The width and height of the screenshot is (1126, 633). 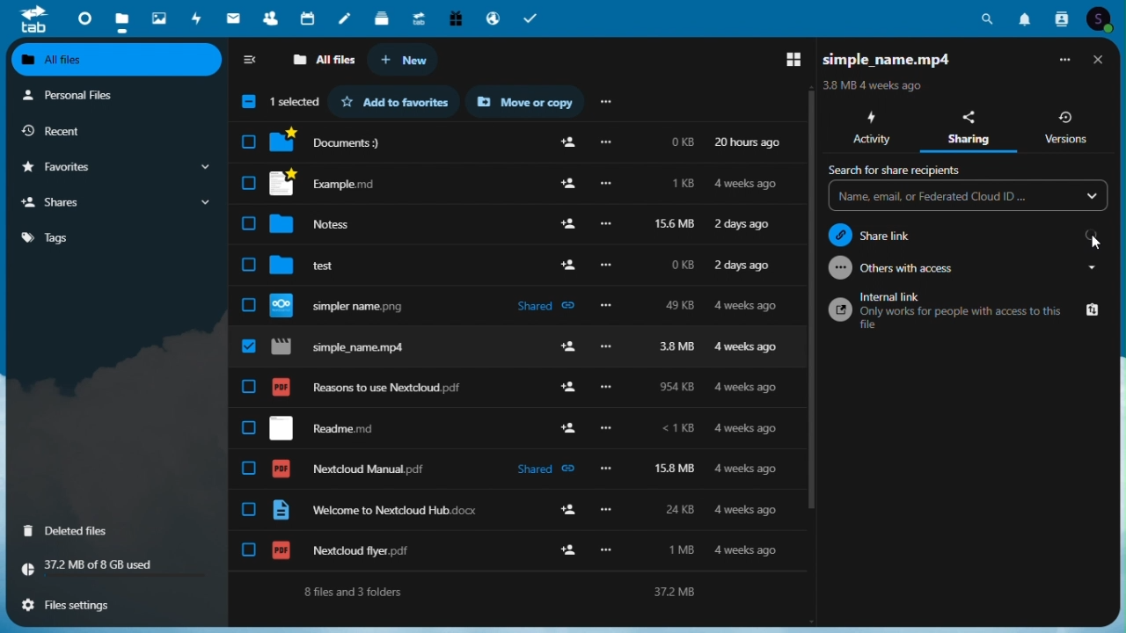 What do you see at coordinates (84, 16) in the screenshot?
I see `Dashboard` at bounding box center [84, 16].